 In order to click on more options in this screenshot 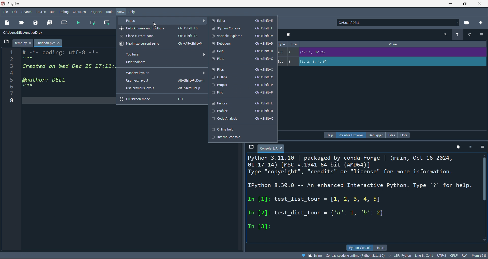, I will do `click(481, 35)`.